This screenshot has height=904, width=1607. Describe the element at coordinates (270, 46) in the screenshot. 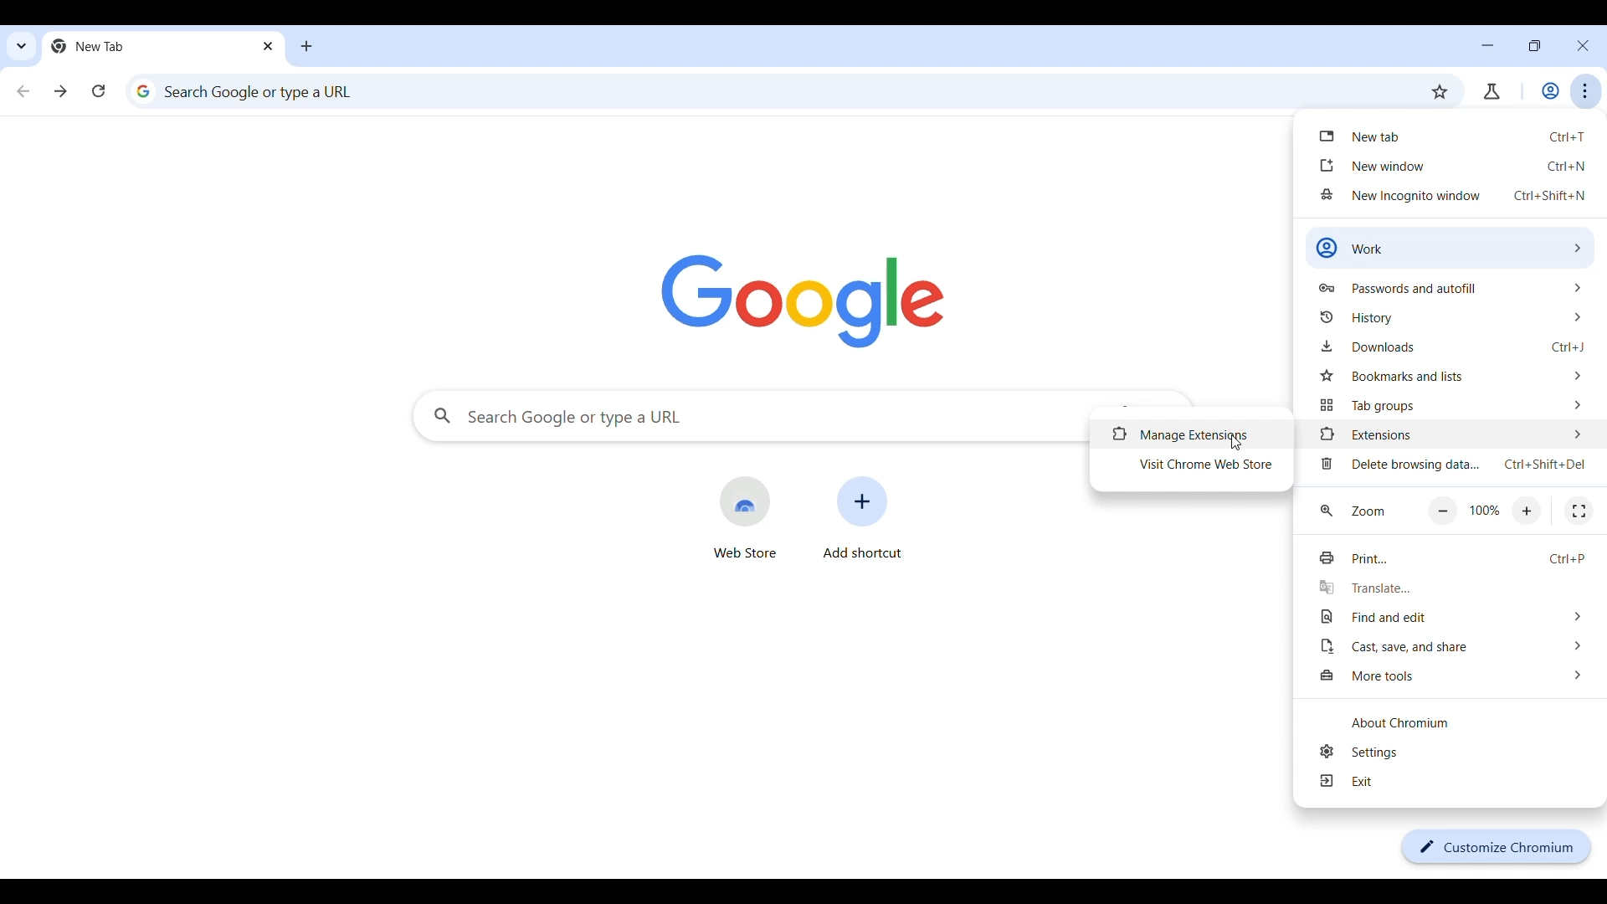

I see `Close tab` at that location.